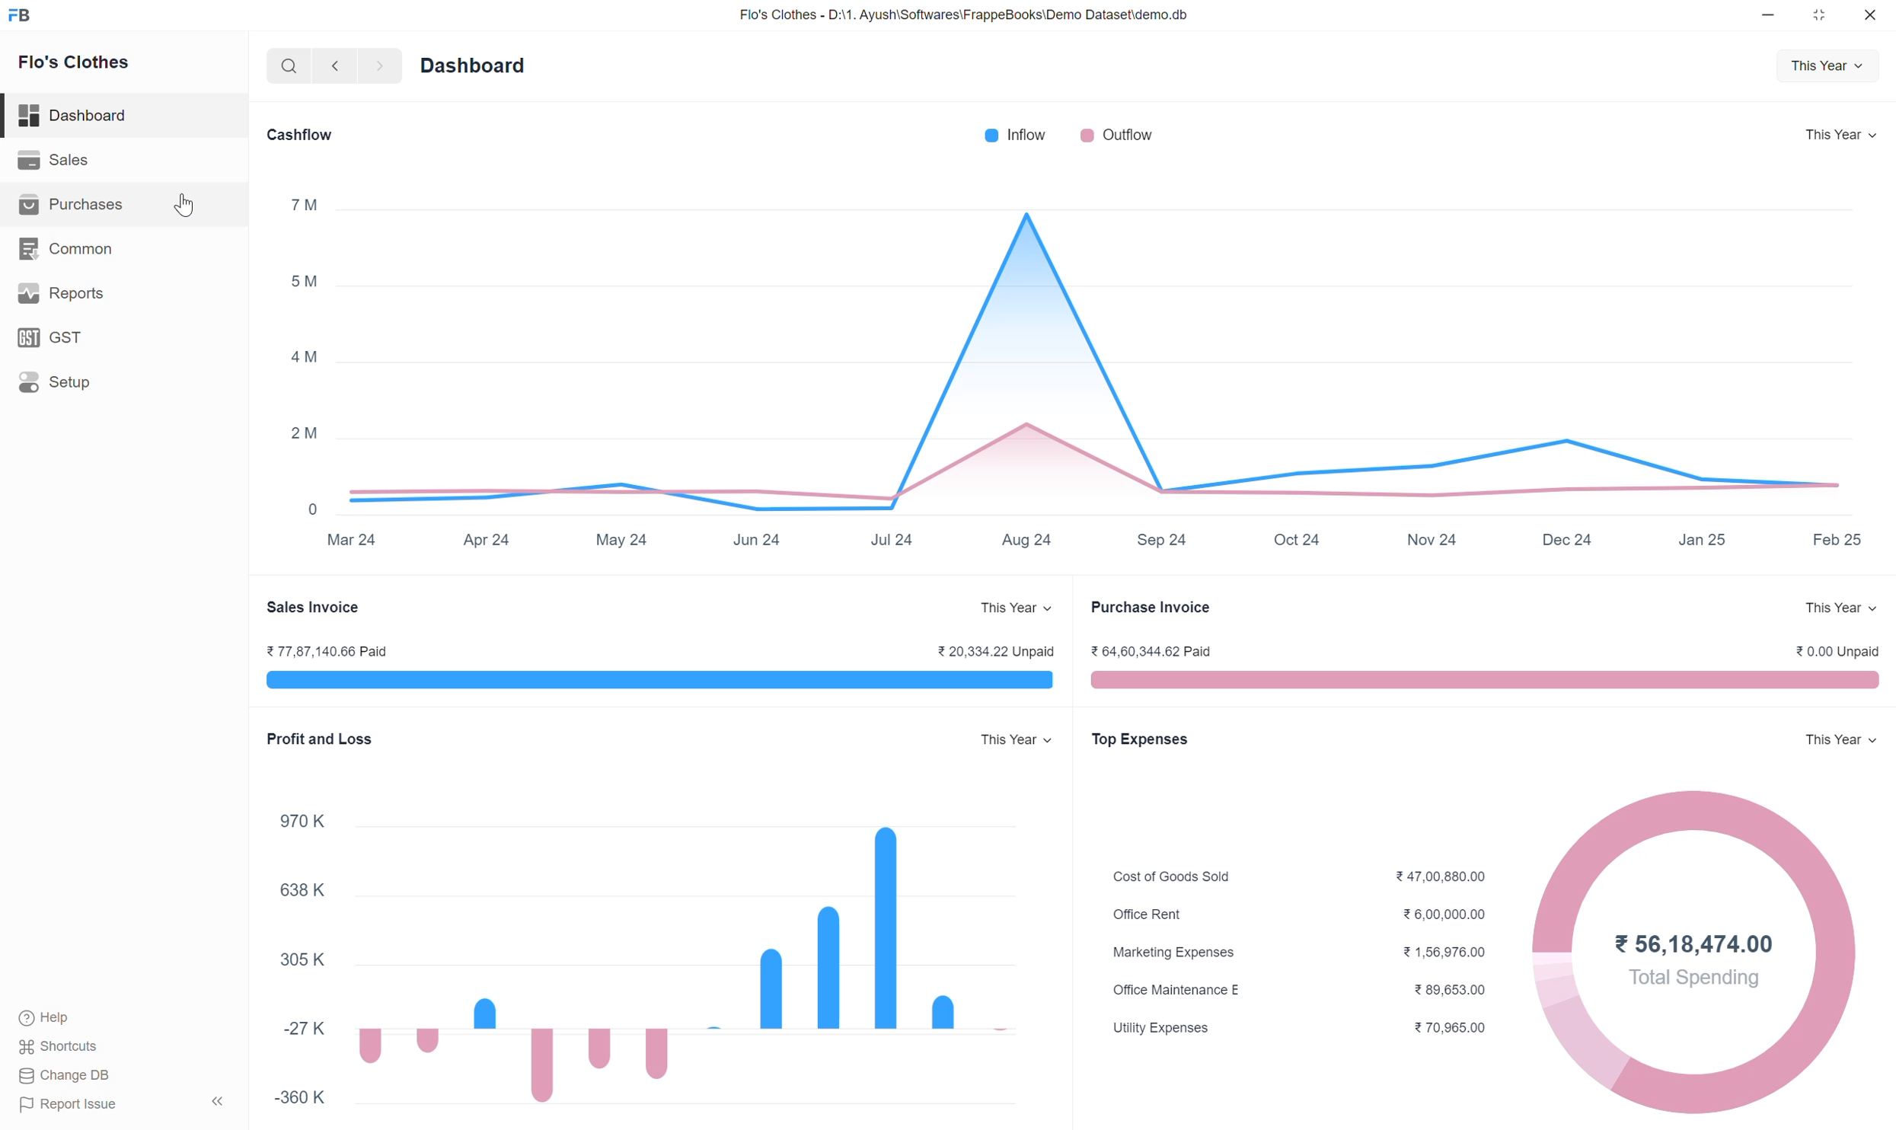 The width and height of the screenshot is (1896, 1130). What do you see at coordinates (302, 820) in the screenshot?
I see `970 K` at bounding box center [302, 820].